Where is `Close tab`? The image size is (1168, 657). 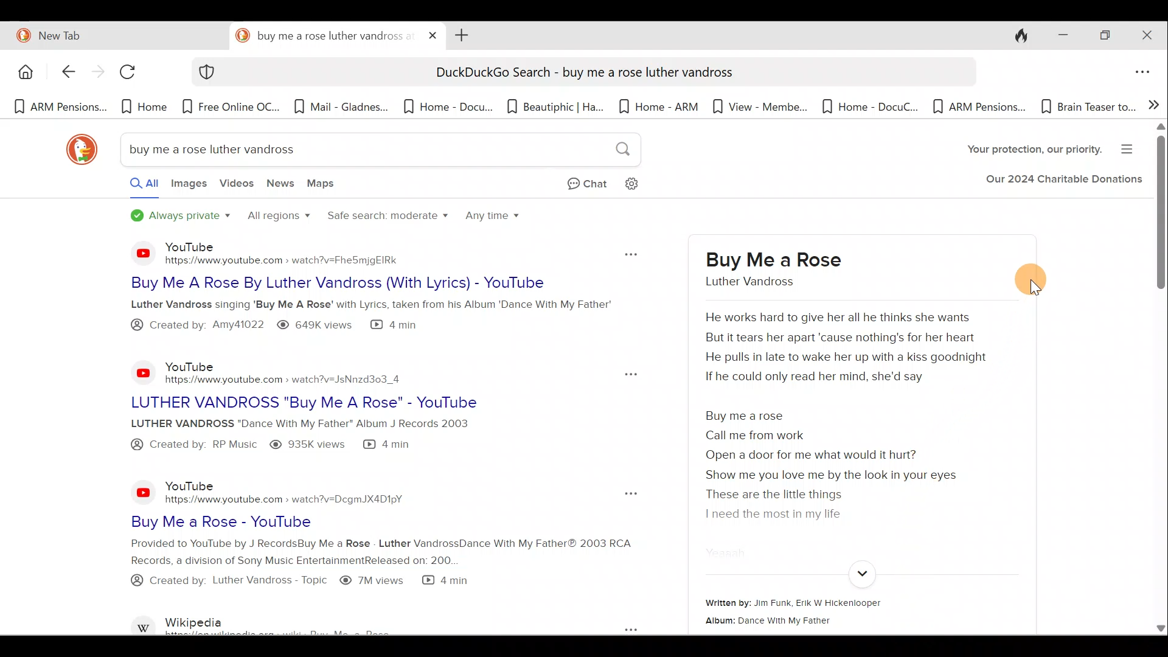 Close tab is located at coordinates (433, 33).